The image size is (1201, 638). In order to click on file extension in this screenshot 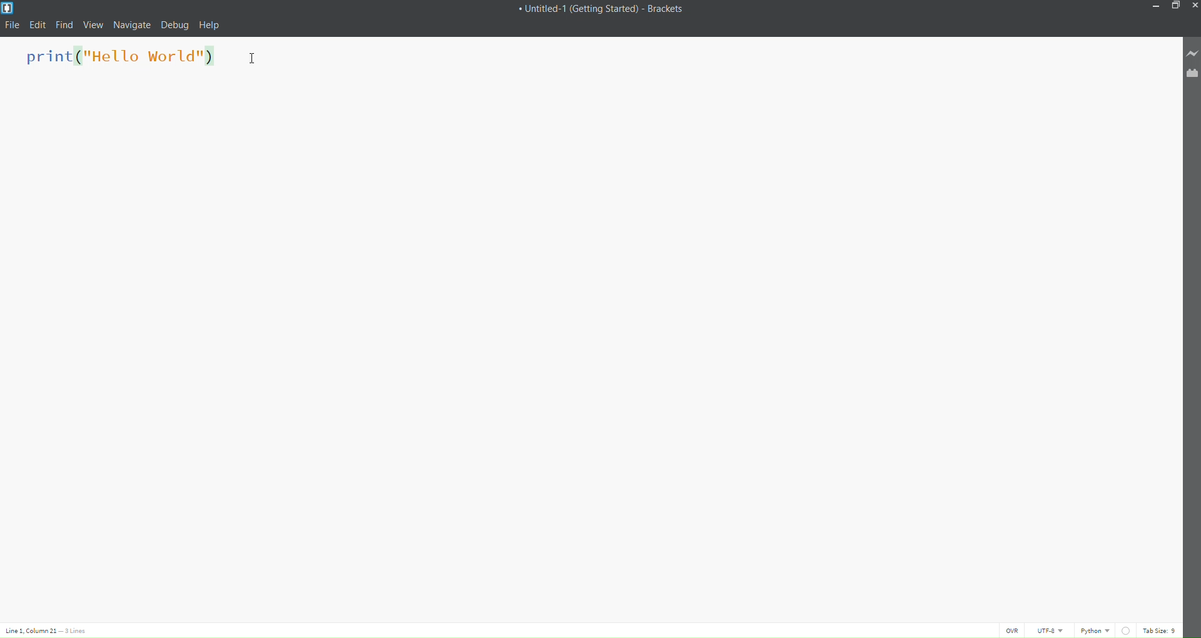, I will do `click(1190, 73)`.